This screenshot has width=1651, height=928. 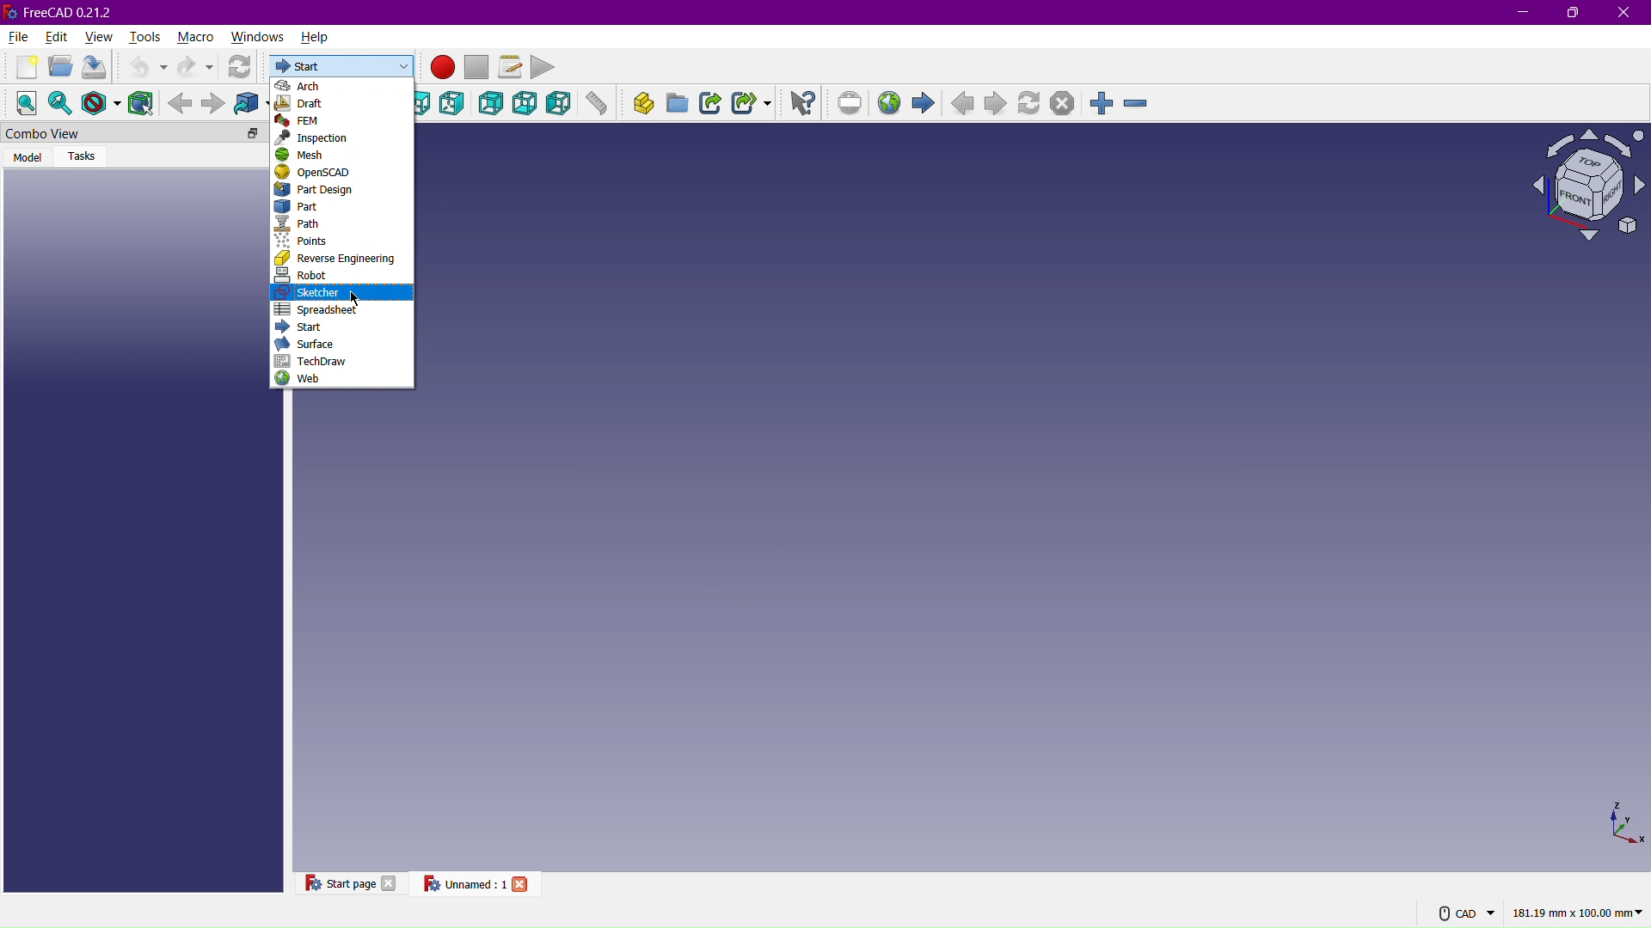 What do you see at coordinates (1591, 184) in the screenshot?
I see `Isometric View` at bounding box center [1591, 184].